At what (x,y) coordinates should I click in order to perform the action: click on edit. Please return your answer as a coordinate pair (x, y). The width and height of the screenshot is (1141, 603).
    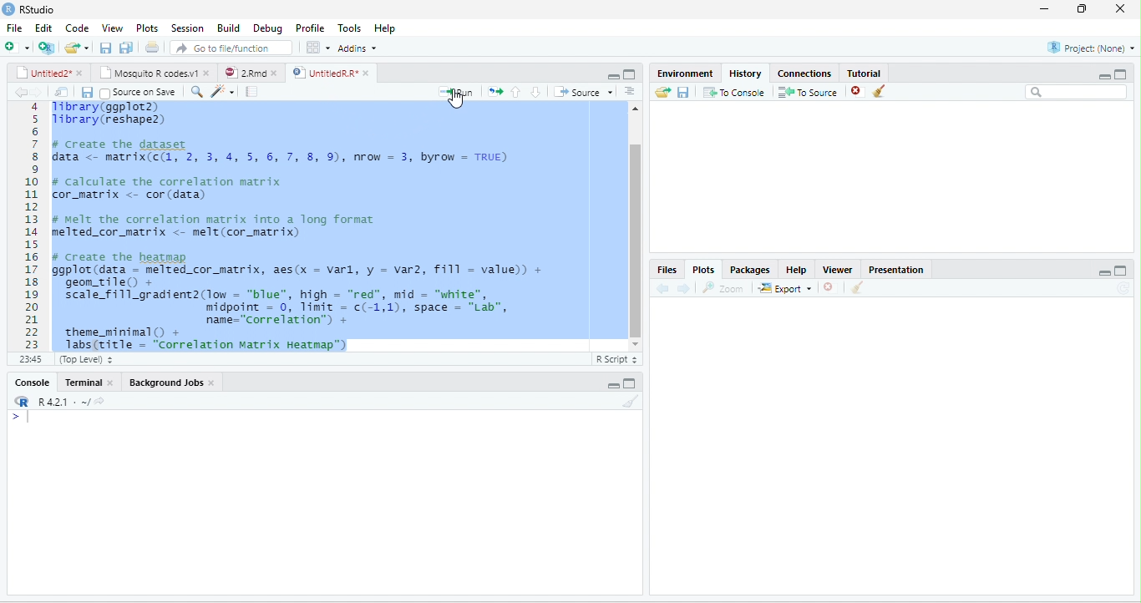
    Looking at the image, I should click on (43, 28).